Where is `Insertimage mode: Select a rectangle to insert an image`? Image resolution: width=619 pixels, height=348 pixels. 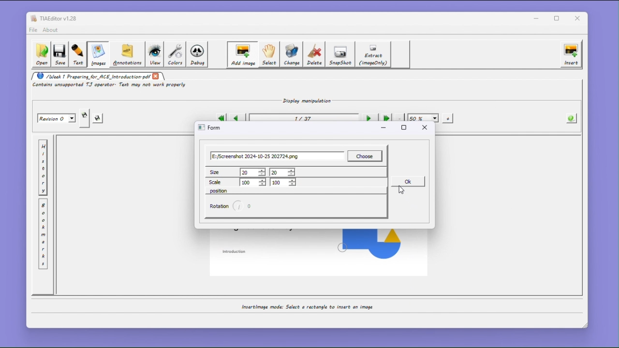
Insertimage mode: Select a rectangle to insert an image is located at coordinates (306, 307).